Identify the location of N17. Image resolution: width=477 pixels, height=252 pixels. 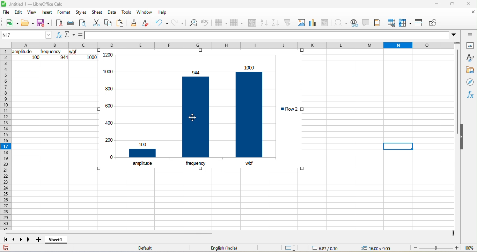
(25, 34).